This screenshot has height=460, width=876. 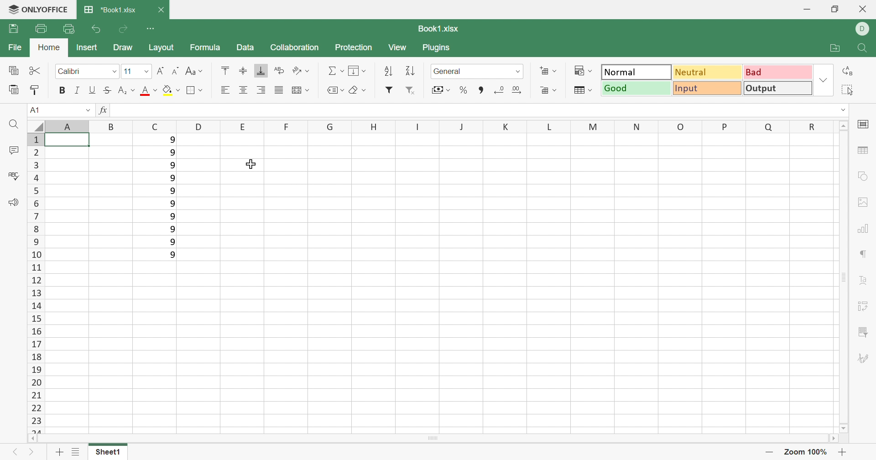 What do you see at coordinates (518, 72) in the screenshot?
I see `Drop Down` at bounding box center [518, 72].